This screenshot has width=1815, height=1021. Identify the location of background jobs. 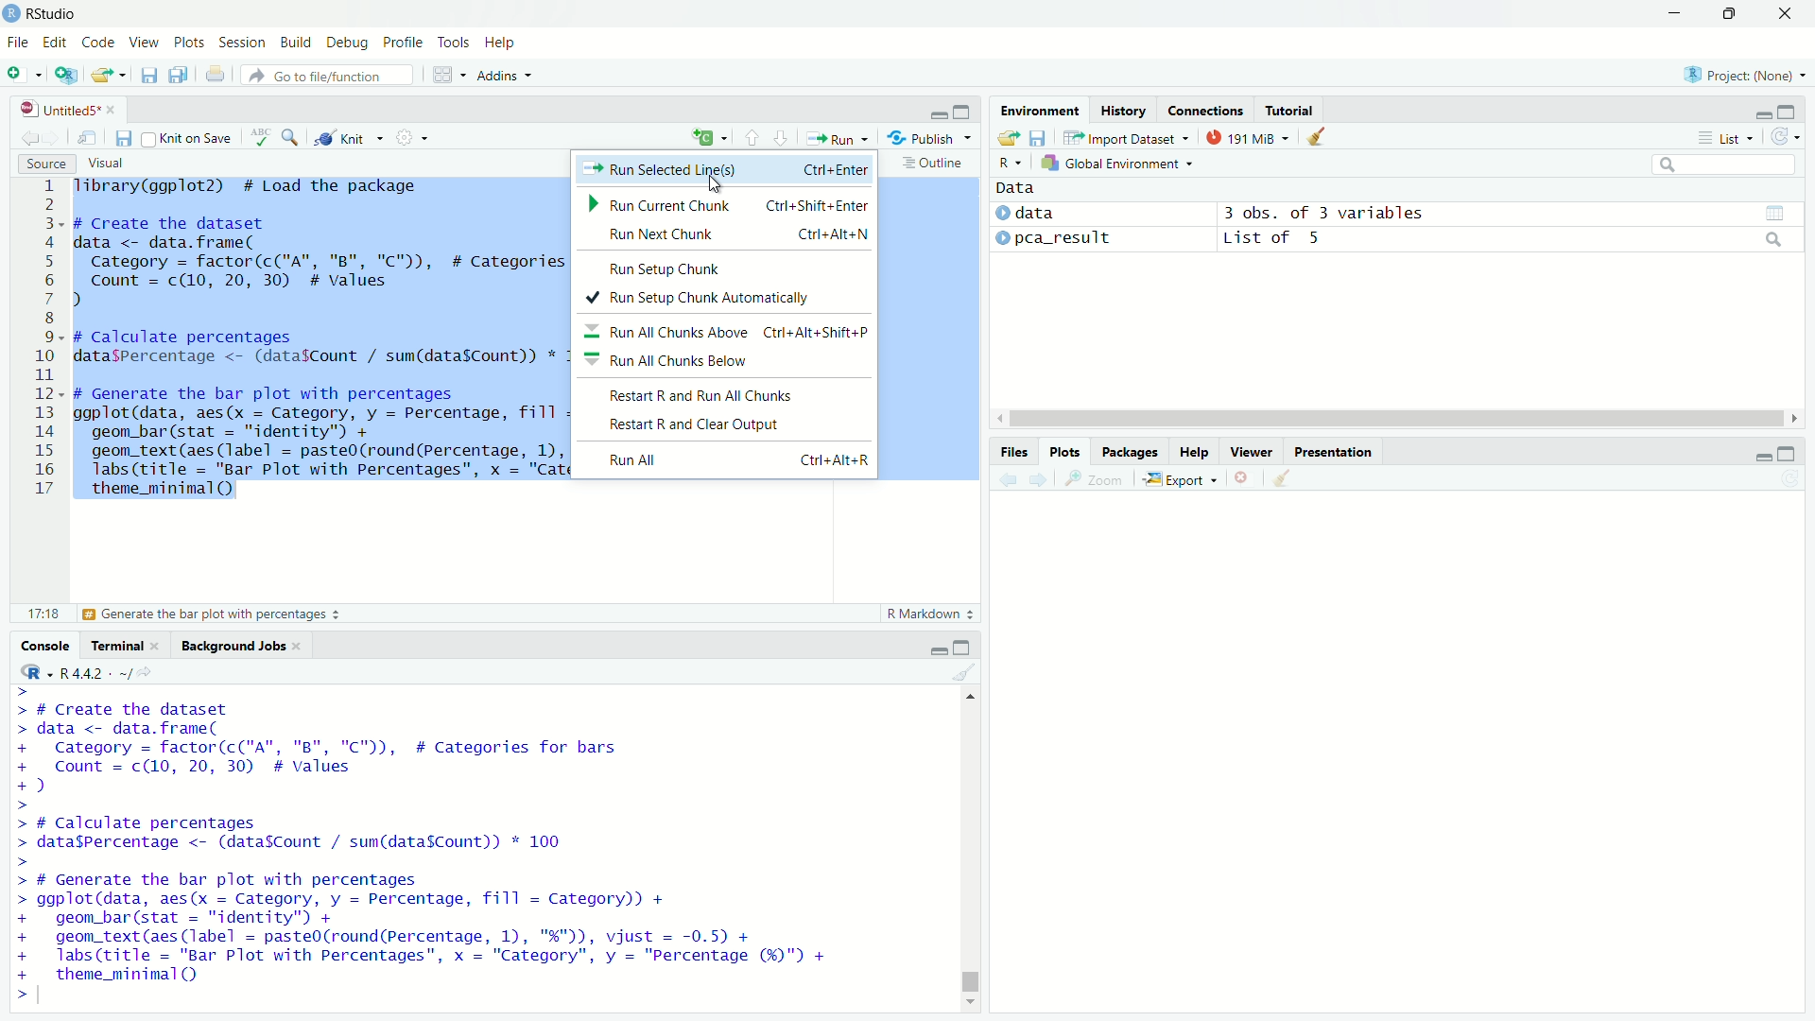
(239, 646).